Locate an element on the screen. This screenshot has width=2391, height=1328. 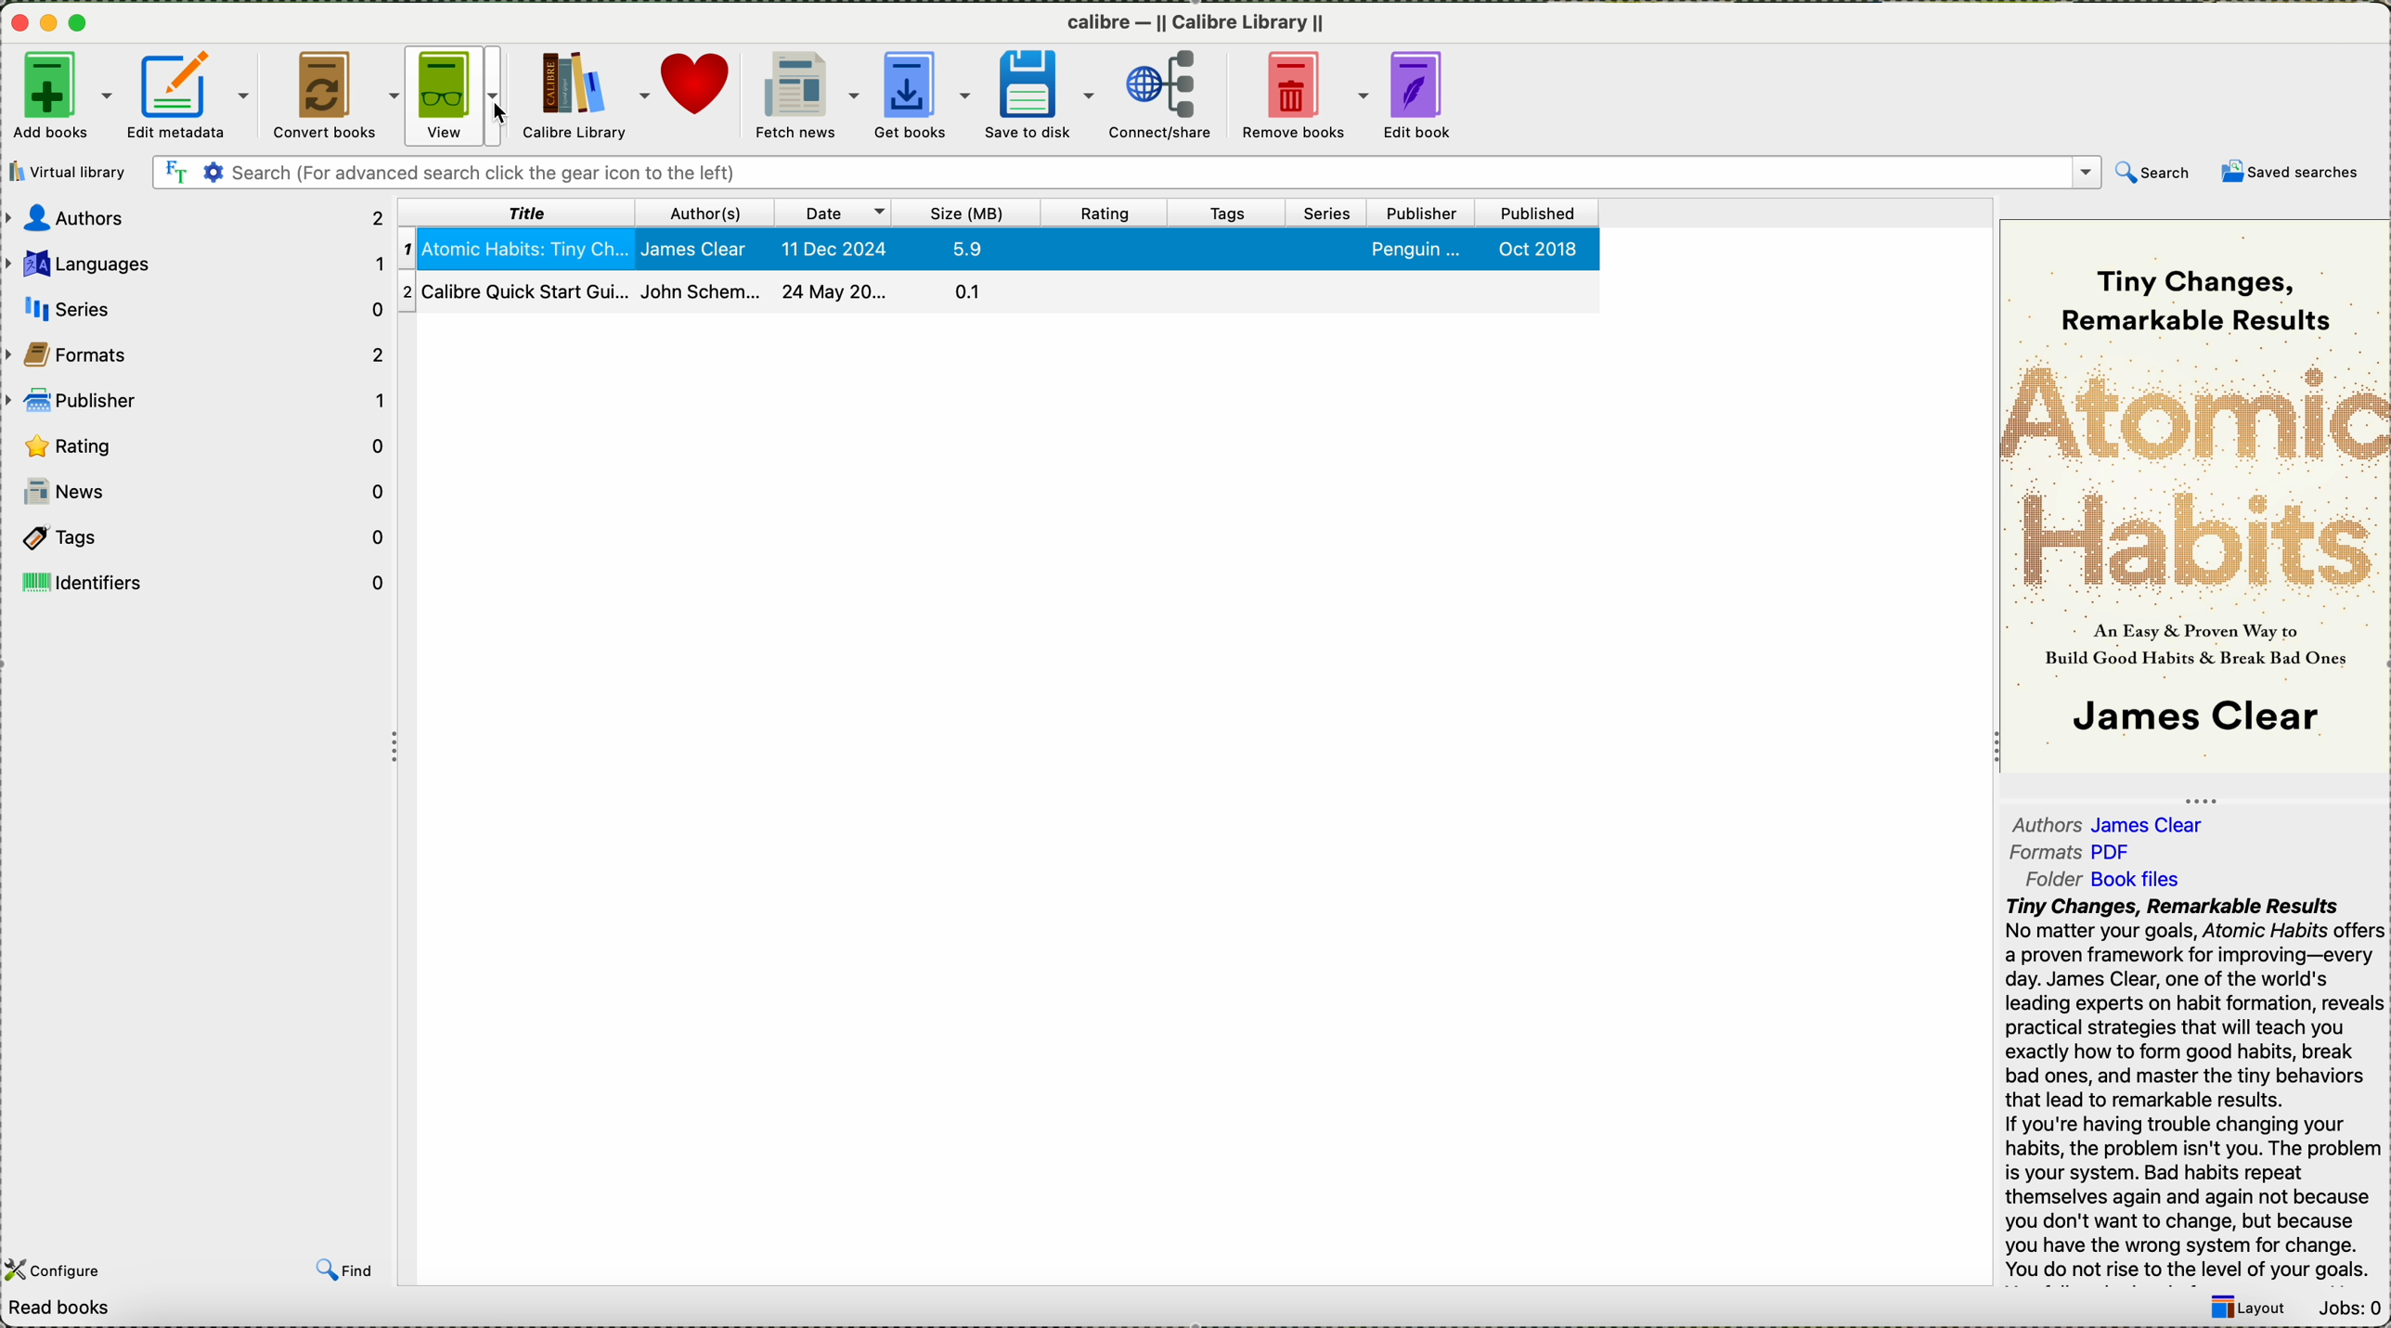
layout is located at coordinates (2250, 1308).